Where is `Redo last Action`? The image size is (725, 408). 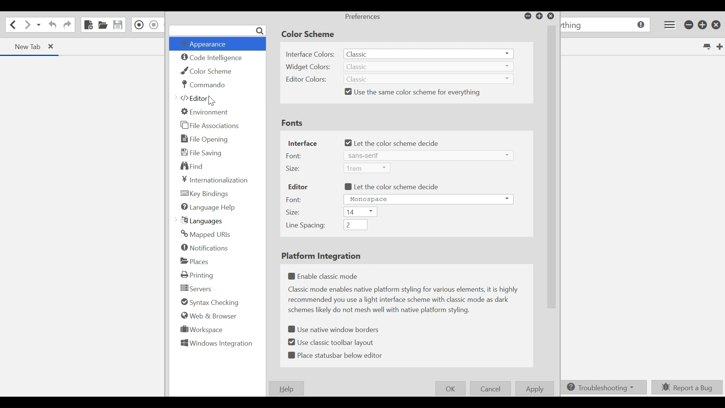
Redo last Action is located at coordinates (67, 26).